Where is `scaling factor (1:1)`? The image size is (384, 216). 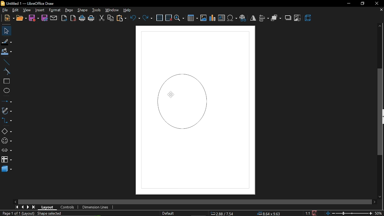 scaling factor (1:1) is located at coordinates (308, 213).